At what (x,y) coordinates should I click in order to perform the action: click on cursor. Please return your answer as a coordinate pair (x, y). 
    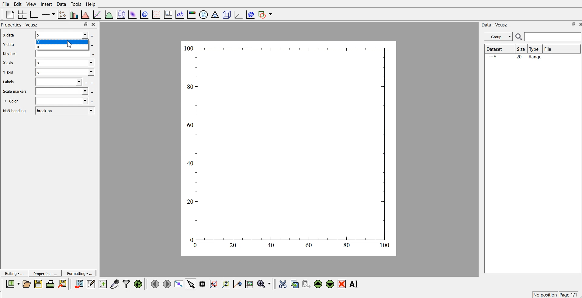
    Looking at the image, I should click on (71, 45).